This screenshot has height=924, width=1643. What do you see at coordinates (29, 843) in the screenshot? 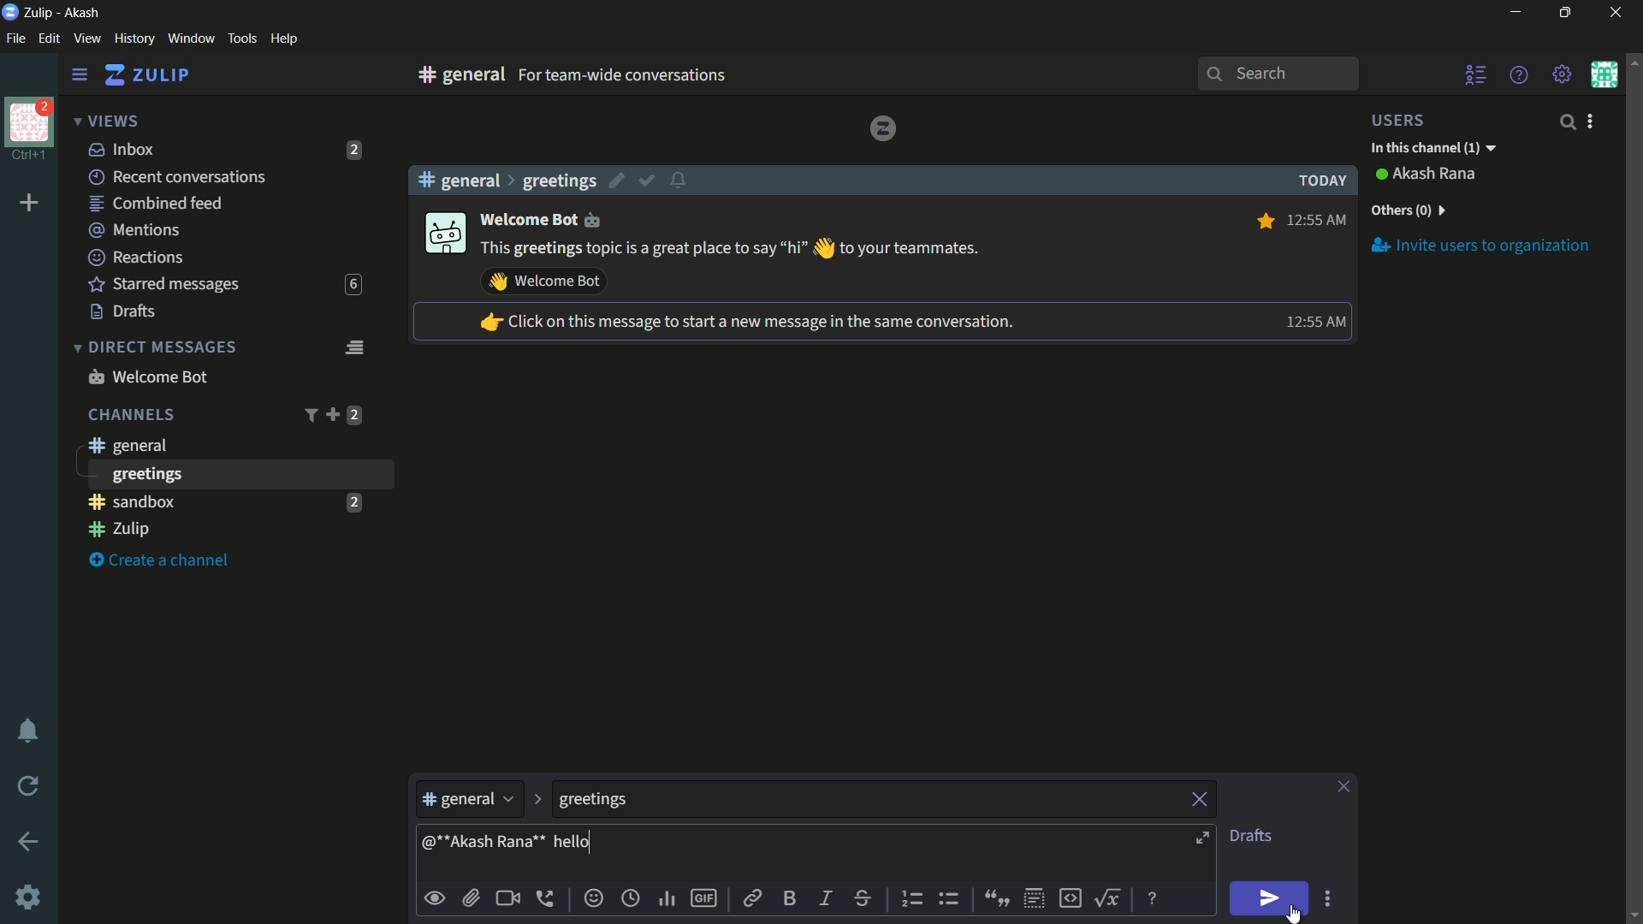
I see `go back` at bounding box center [29, 843].